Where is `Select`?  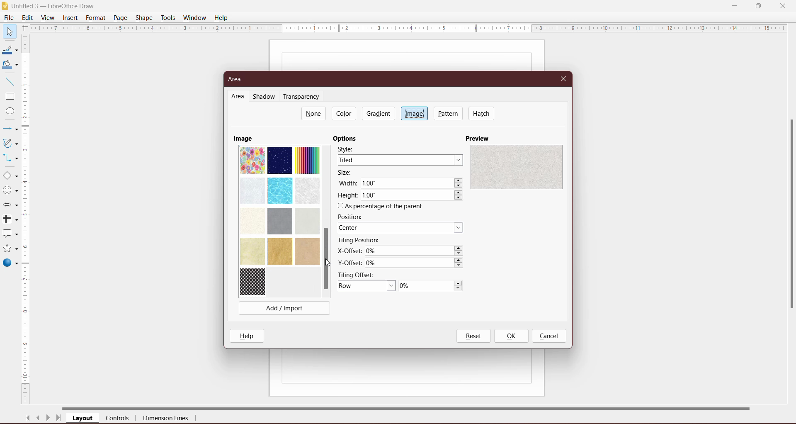 Select is located at coordinates (9, 31).